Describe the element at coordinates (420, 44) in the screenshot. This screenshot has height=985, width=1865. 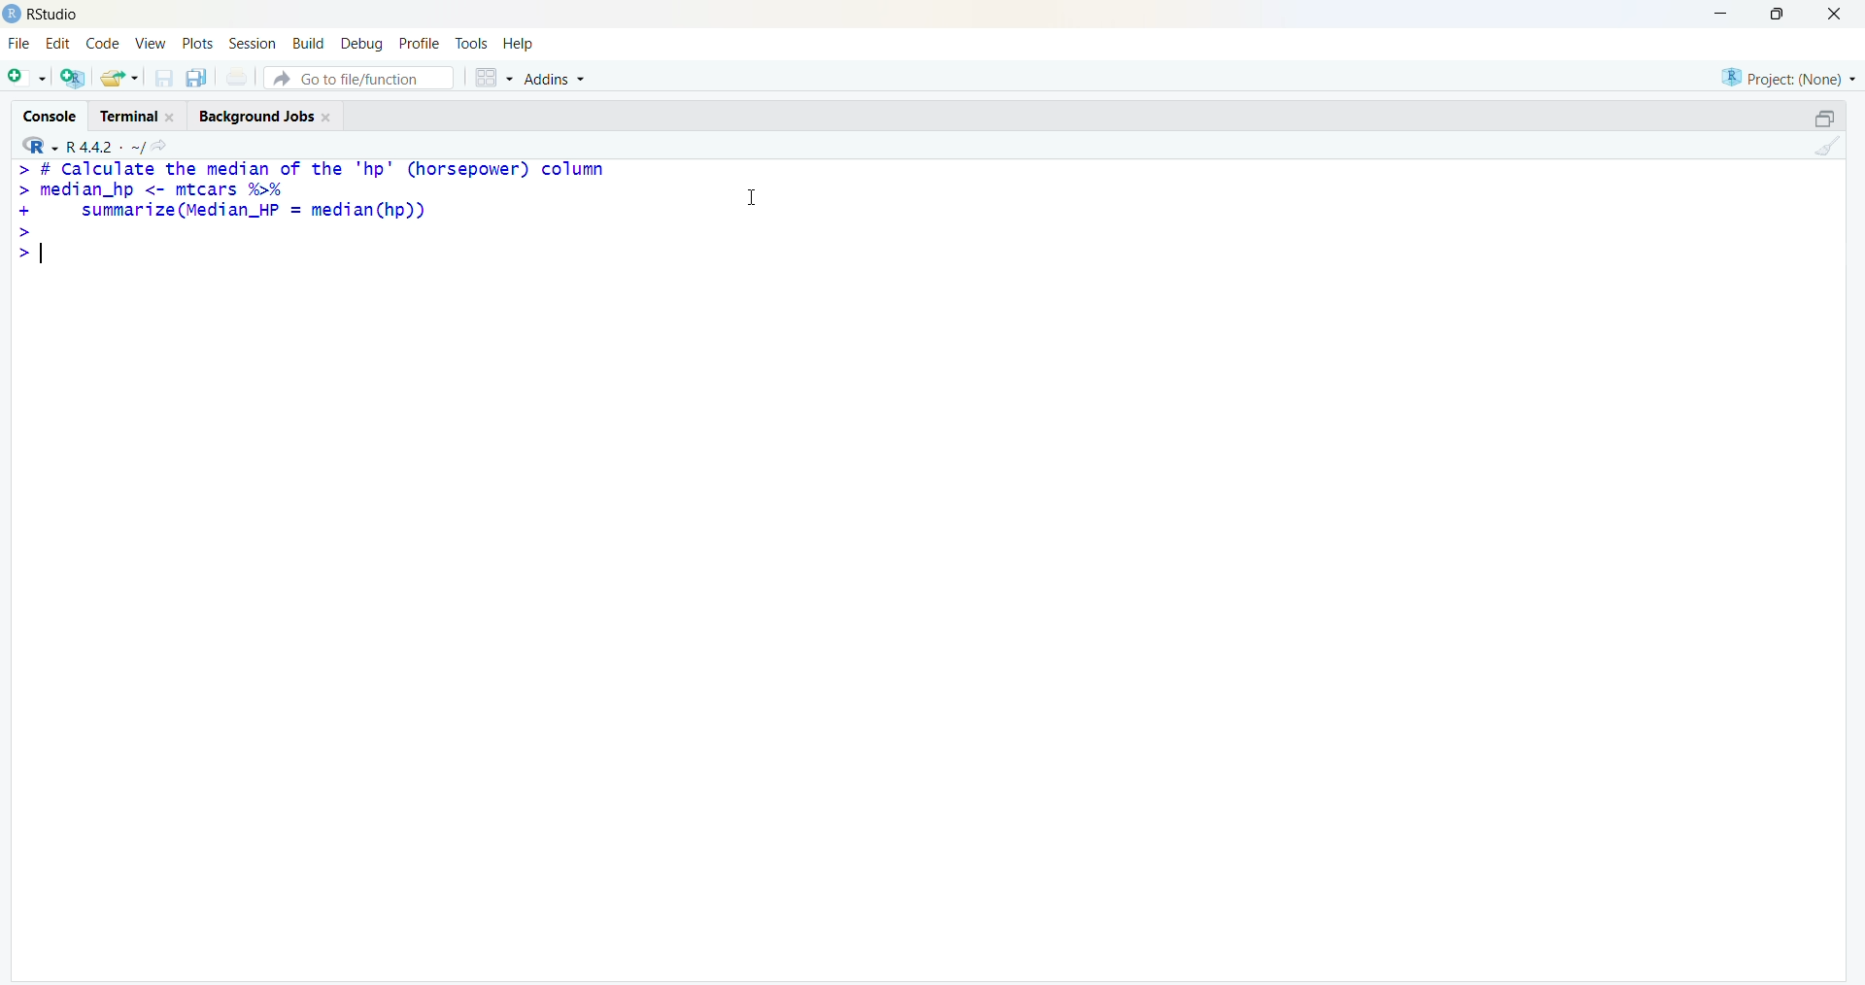
I see `profile` at that location.